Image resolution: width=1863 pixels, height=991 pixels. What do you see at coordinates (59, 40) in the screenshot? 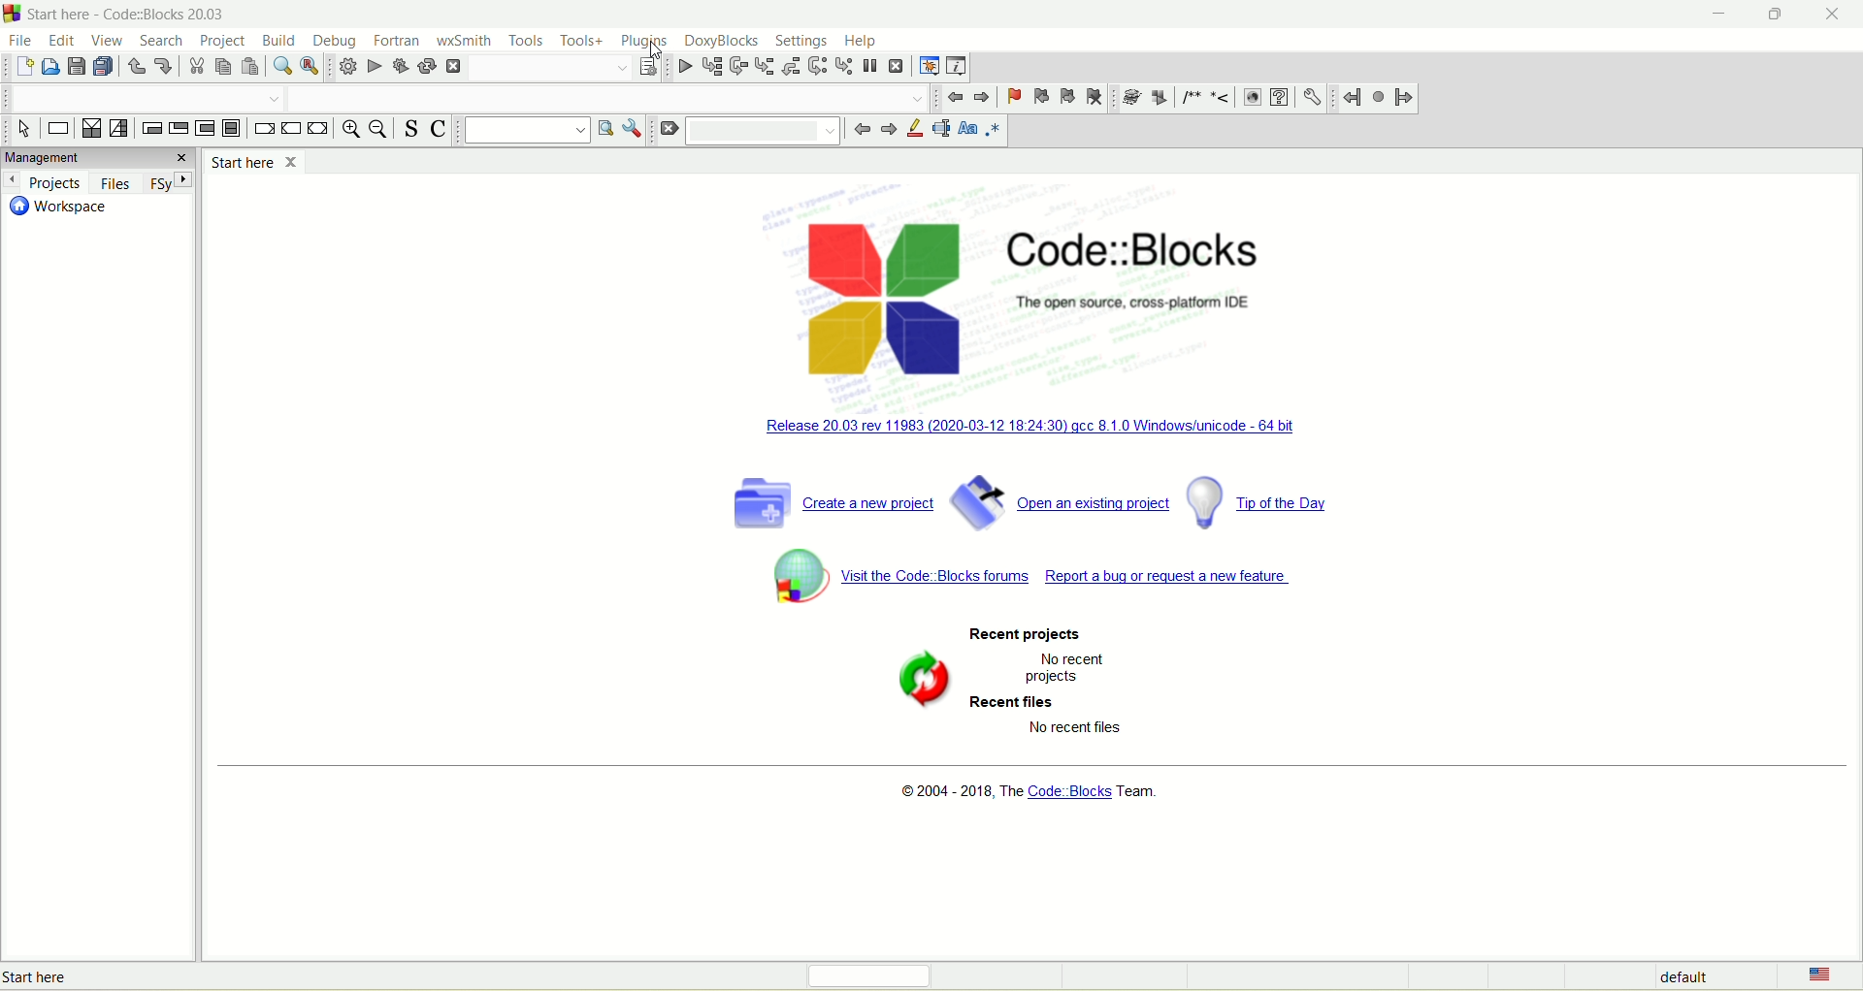
I see `edit` at bounding box center [59, 40].